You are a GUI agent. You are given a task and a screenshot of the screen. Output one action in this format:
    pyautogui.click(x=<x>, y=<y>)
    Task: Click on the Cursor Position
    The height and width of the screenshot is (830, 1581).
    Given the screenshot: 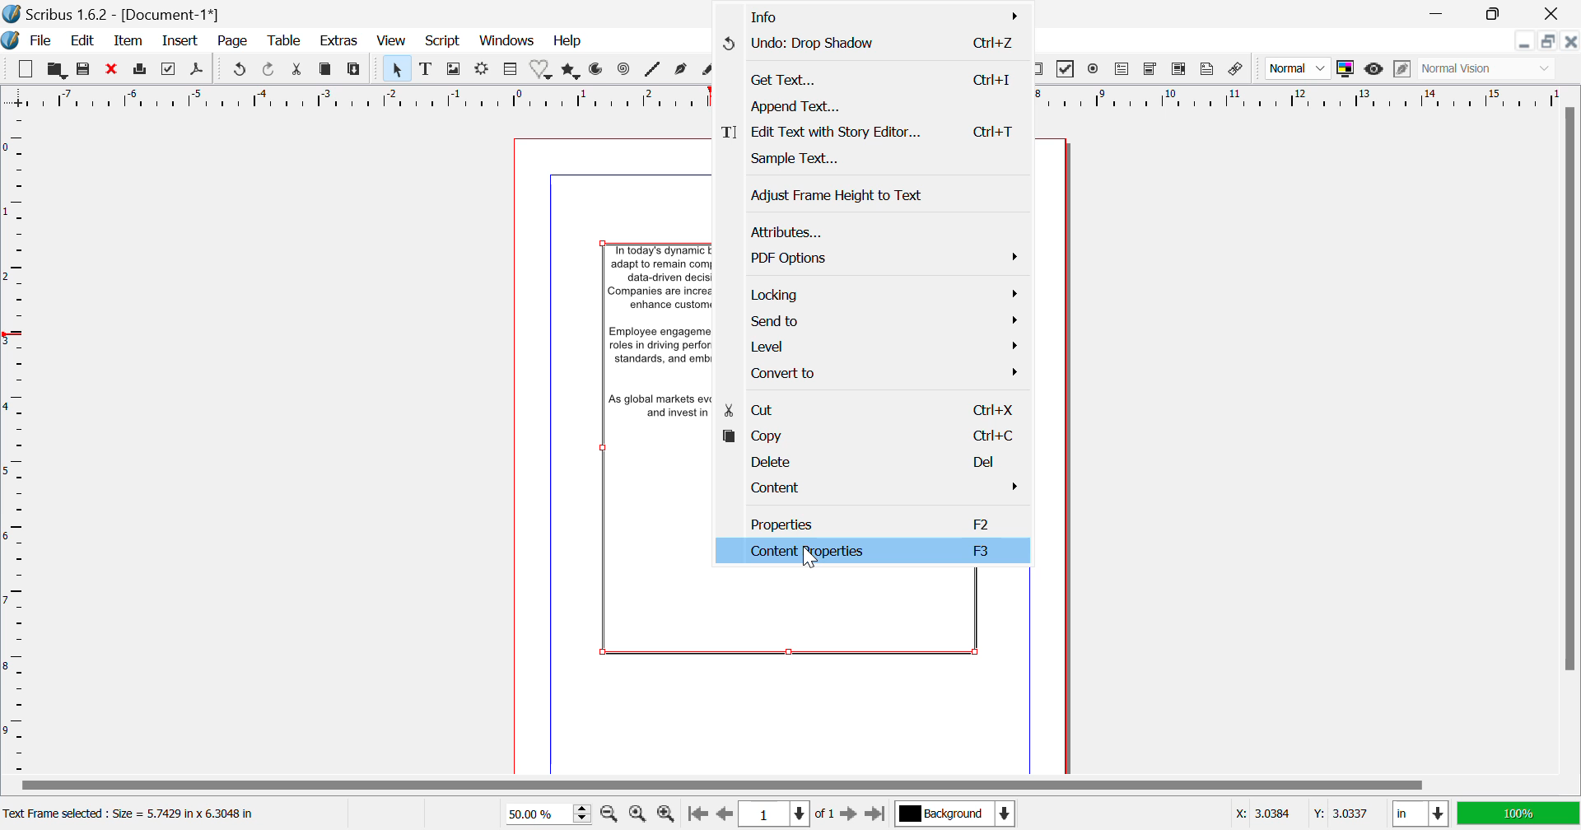 What is the action you would take?
    pyautogui.click(x=1305, y=814)
    